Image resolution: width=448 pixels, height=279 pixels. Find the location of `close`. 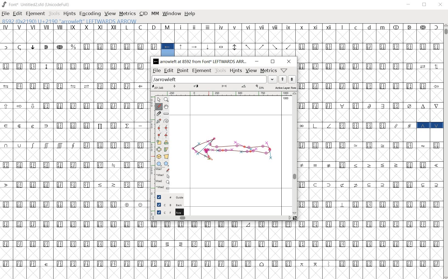

close is located at coordinates (440, 5).